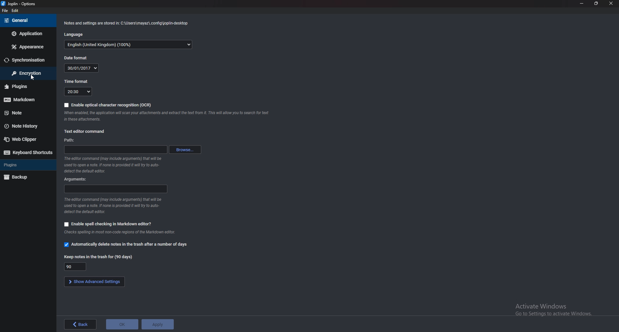  Describe the element at coordinates (85, 132) in the screenshot. I see `text editor command` at that location.